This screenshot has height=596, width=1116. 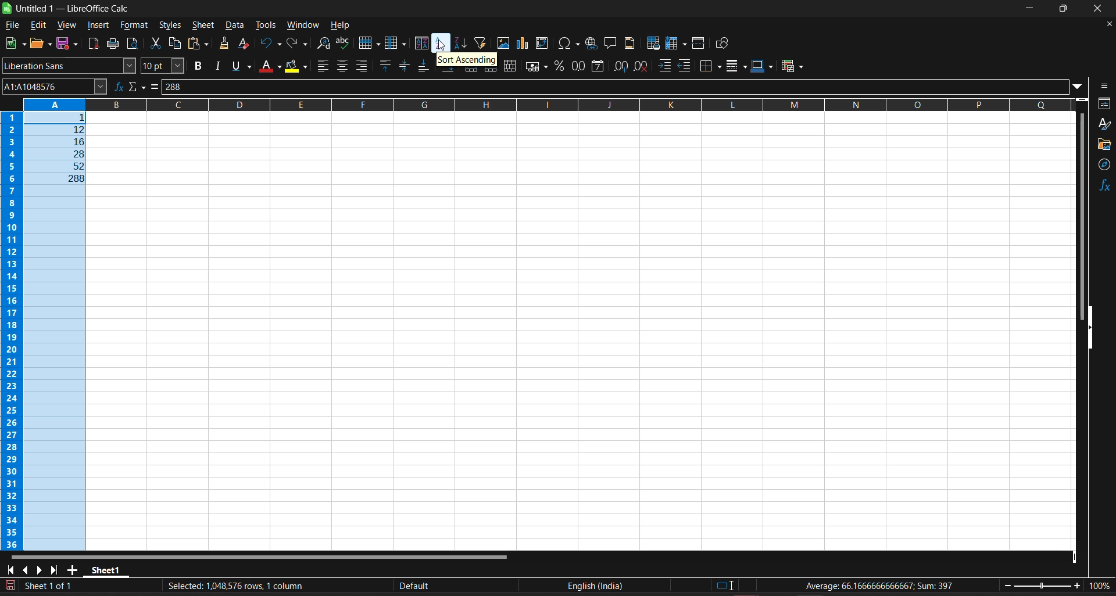 I want to click on format as percent, so click(x=560, y=66).